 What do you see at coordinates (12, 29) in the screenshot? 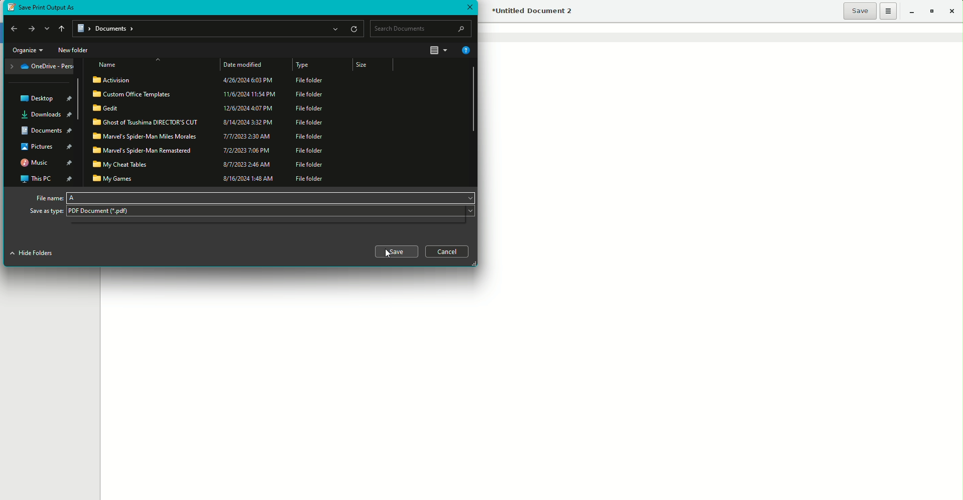
I see `Back` at bounding box center [12, 29].